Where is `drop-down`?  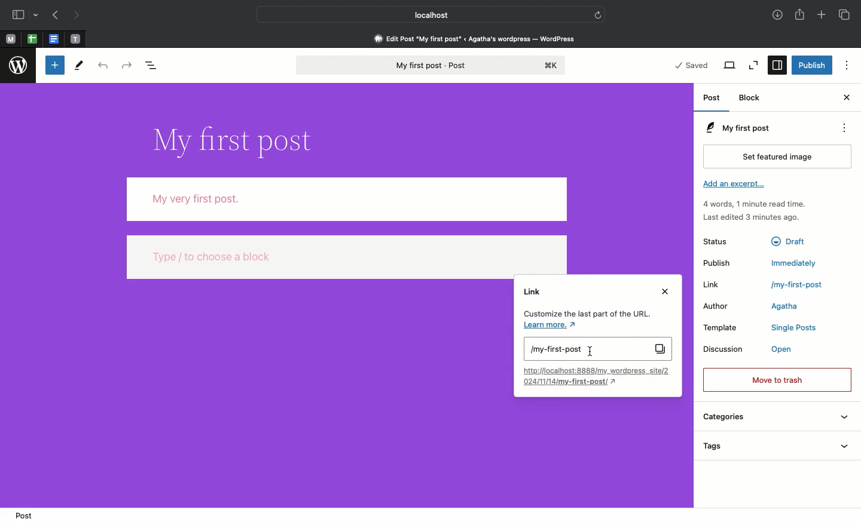 drop-down is located at coordinates (37, 14).